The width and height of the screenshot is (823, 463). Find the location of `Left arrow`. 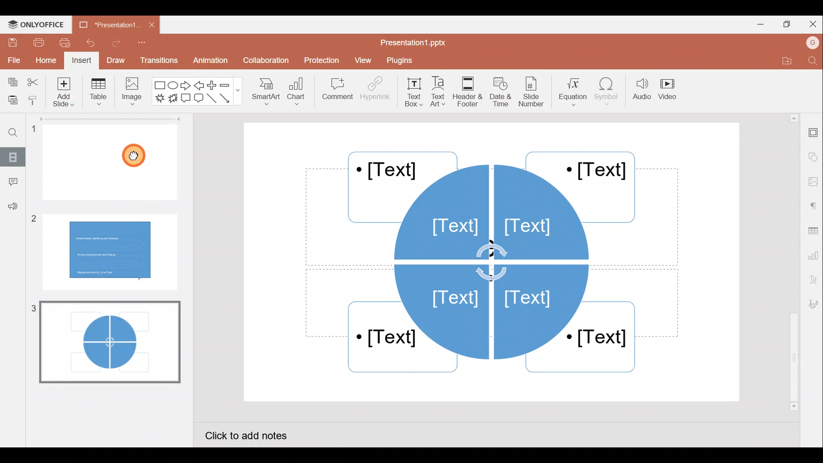

Left arrow is located at coordinates (198, 86).